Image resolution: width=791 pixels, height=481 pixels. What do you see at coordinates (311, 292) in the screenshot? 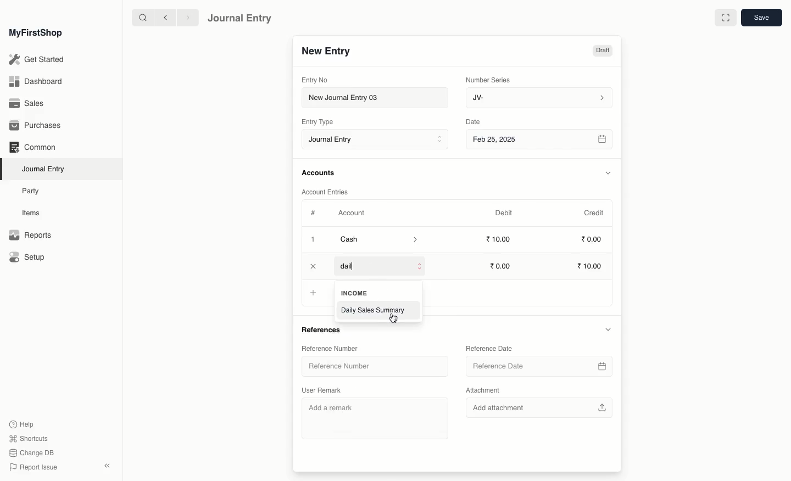
I see `Add` at bounding box center [311, 292].